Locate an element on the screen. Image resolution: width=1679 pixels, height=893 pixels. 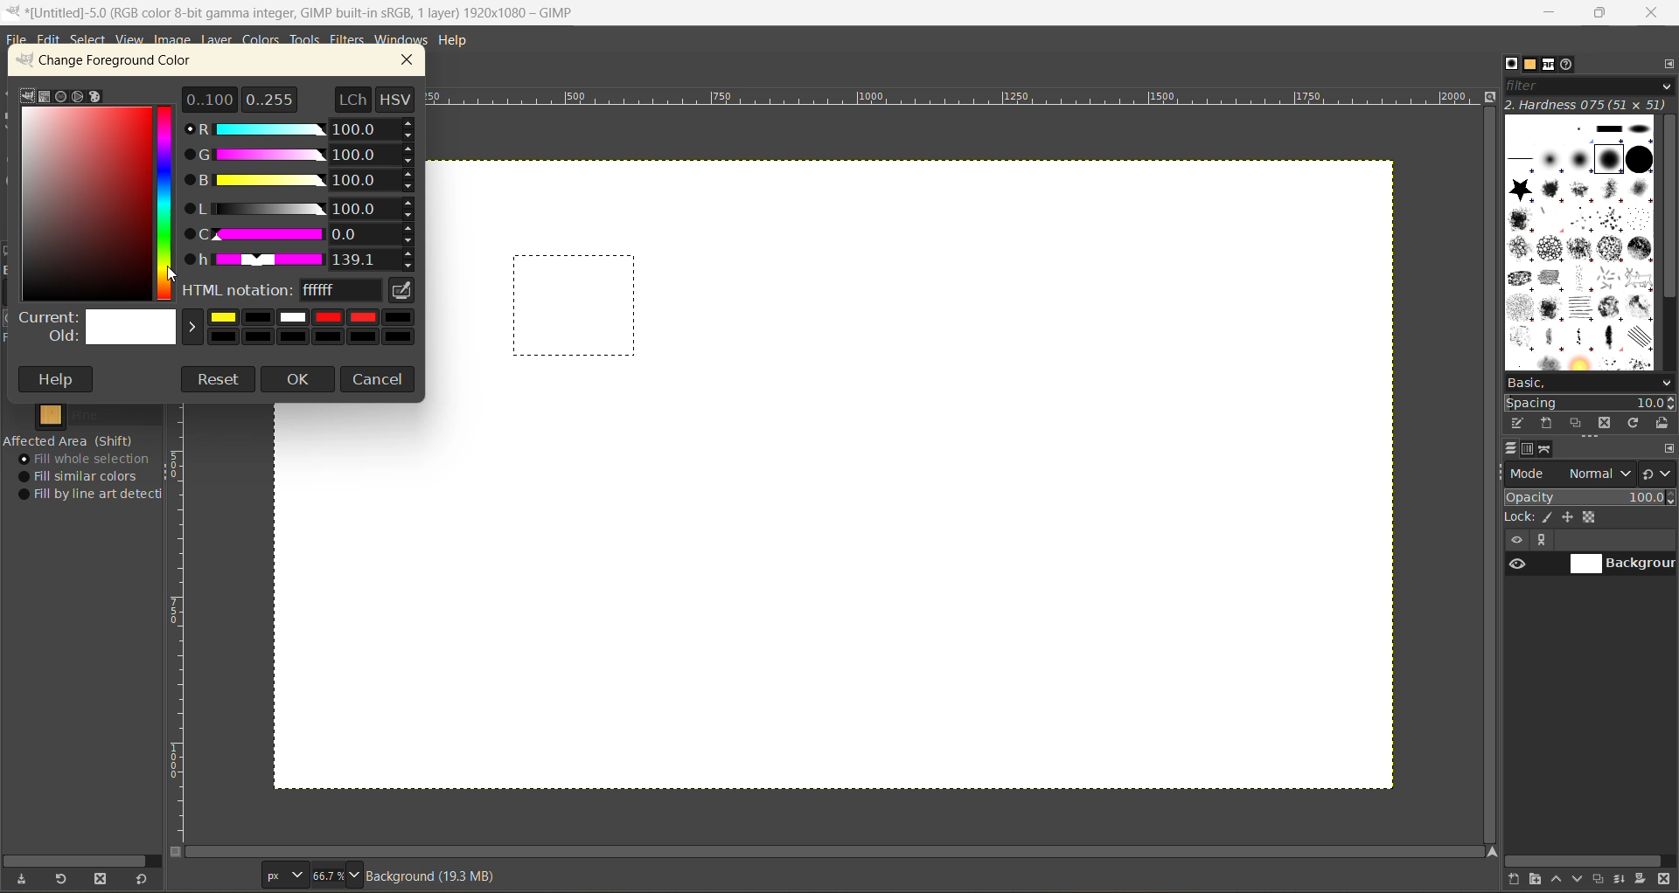
delete tool preset is located at coordinates (103, 876).